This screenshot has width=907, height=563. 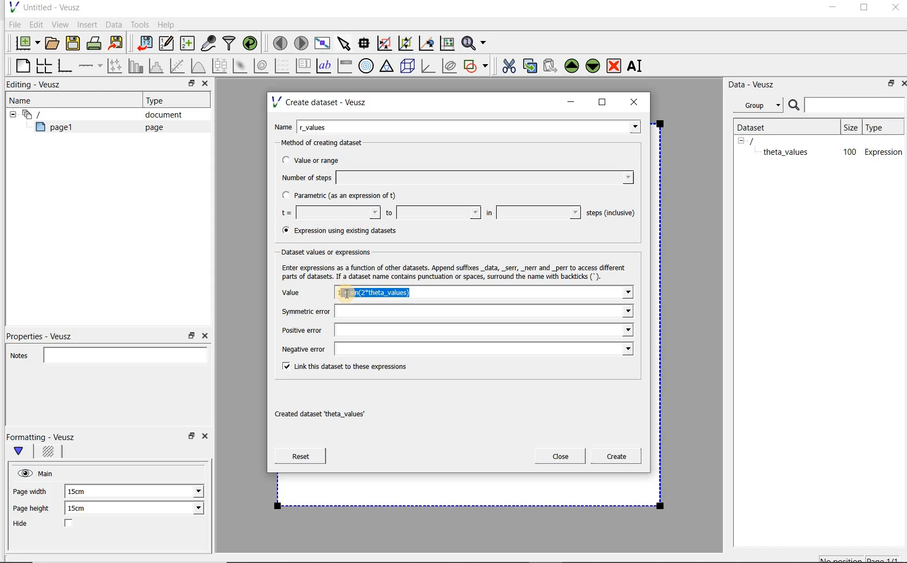 I want to click on plot a 2d dataset as an image, so click(x=241, y=66).